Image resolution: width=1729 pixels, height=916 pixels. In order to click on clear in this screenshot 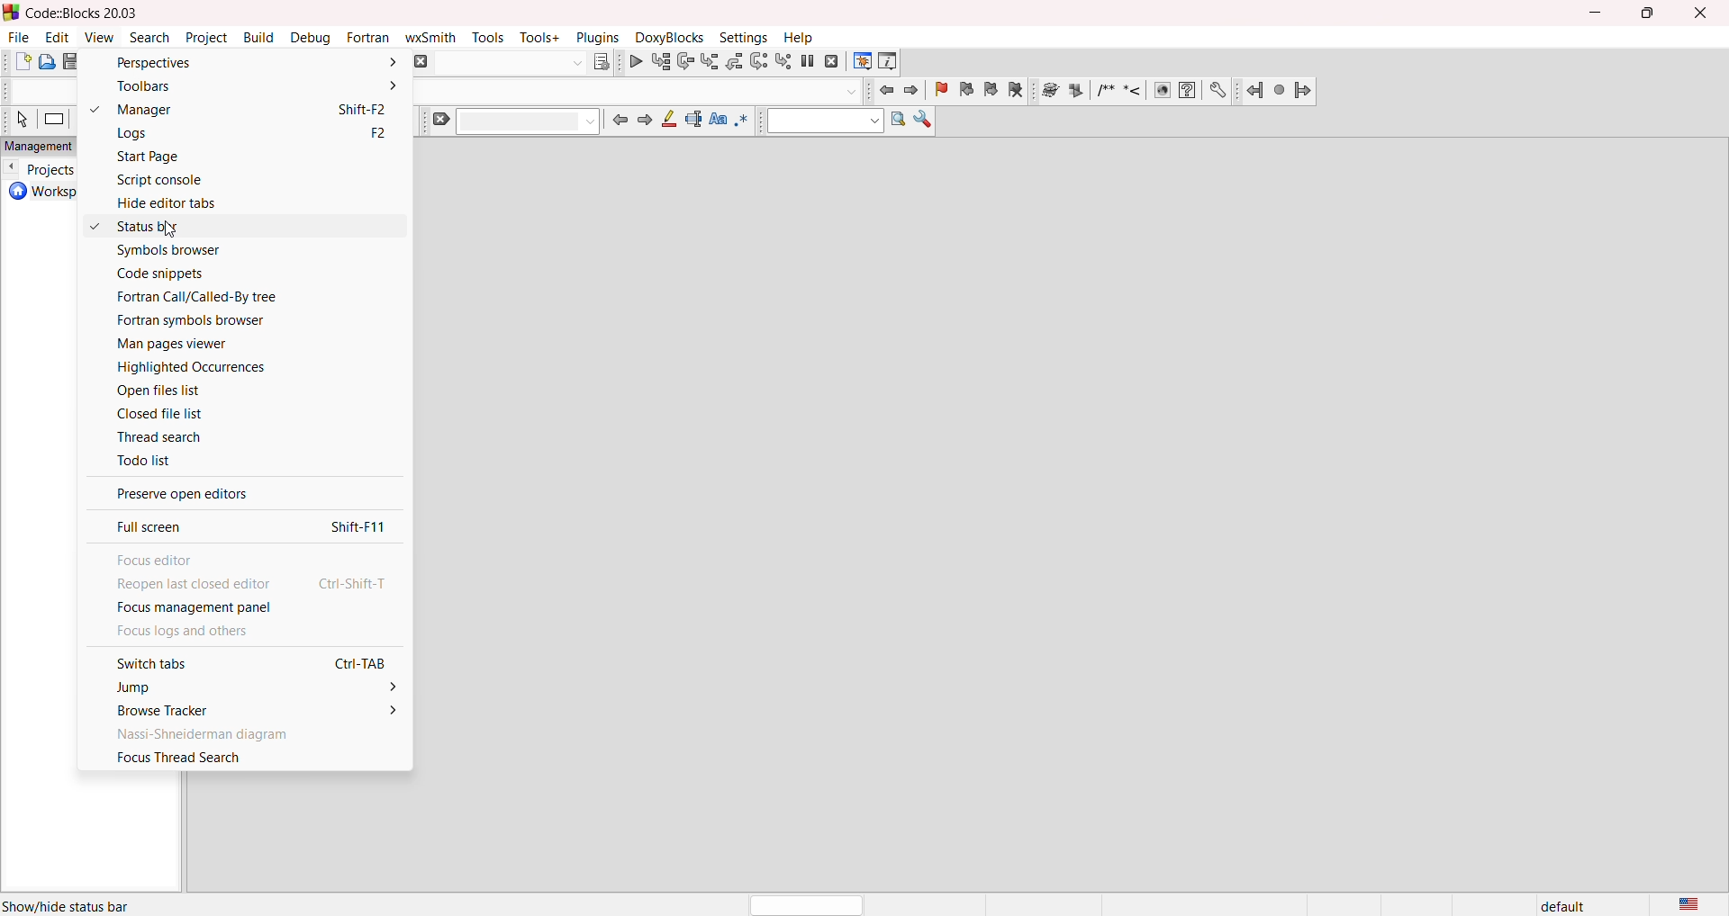, I will do `click(518, 121)`.